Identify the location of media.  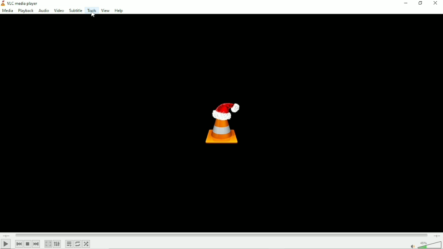
(8, 11).